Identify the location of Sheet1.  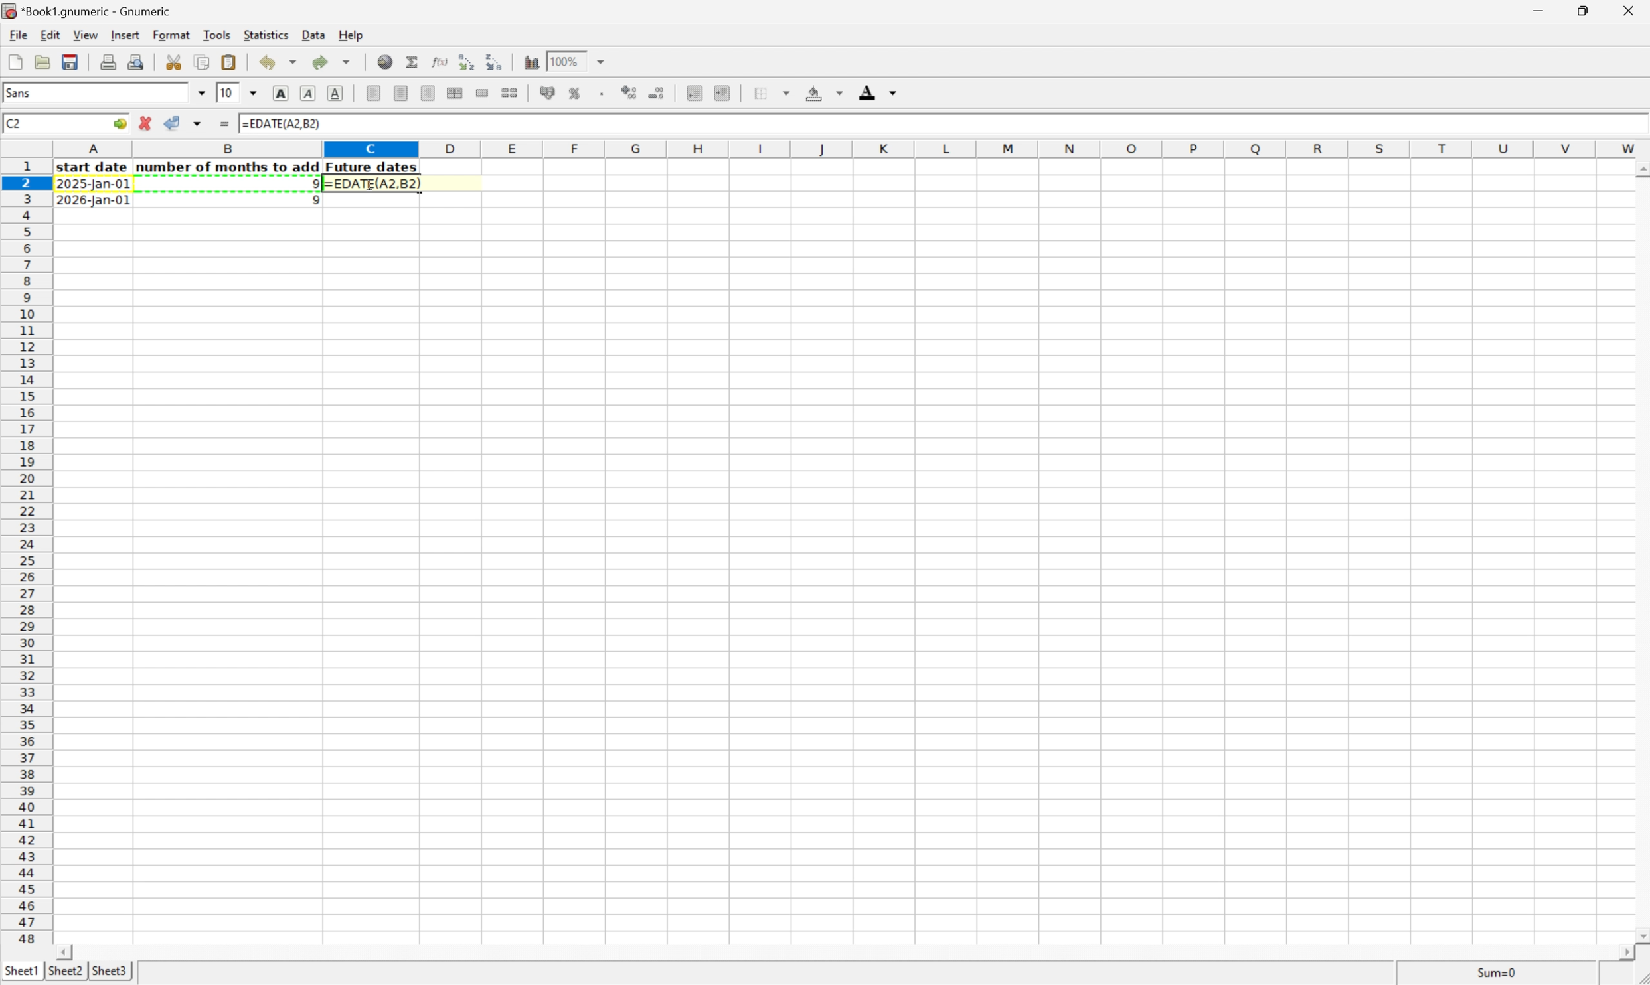
(21, 971).